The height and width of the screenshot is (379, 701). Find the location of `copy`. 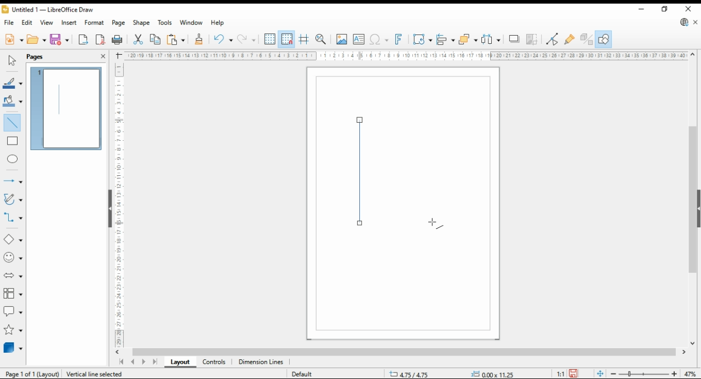

copy is located at coordinates (155, 39).